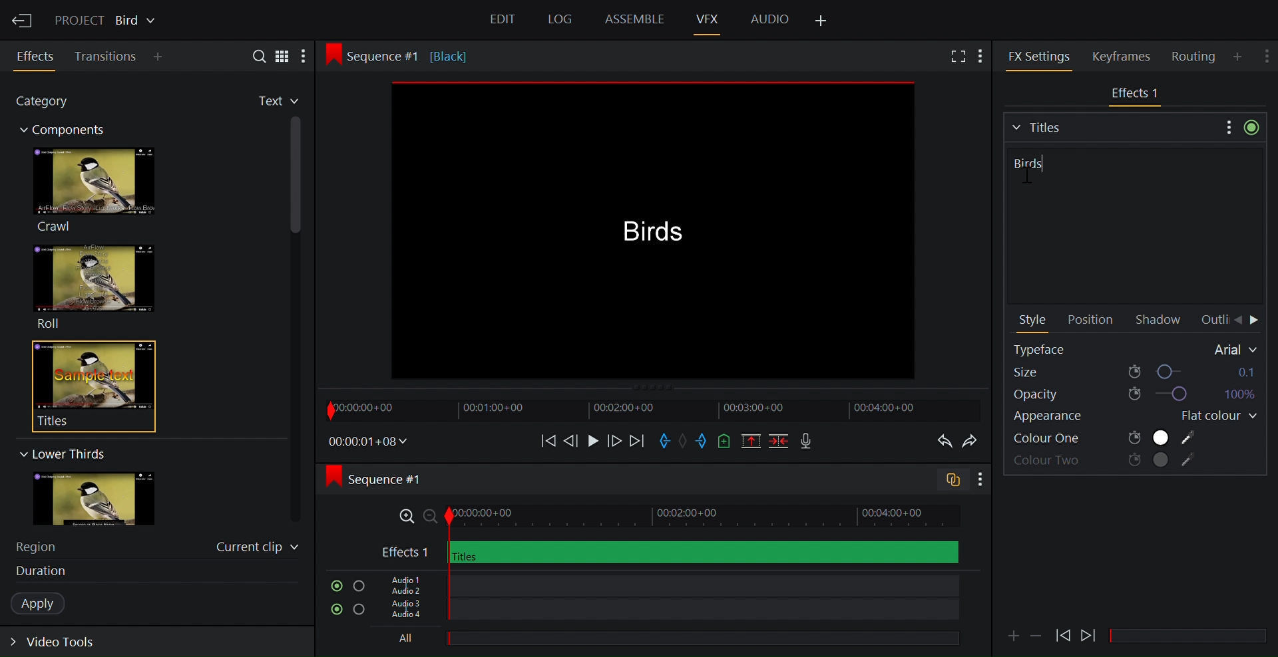 Image resolution: width=1278 pixels, height=657 pixels. I want to click on Outline, so click(1213, 320).